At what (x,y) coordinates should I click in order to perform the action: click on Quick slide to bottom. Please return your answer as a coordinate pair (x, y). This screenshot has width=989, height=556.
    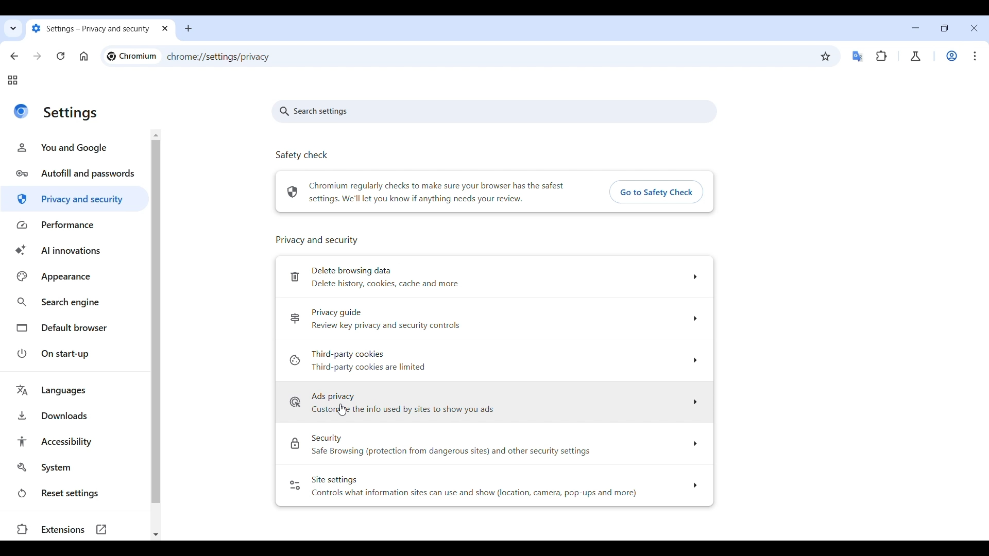
    Looking at the image, I should click on (156, 535).